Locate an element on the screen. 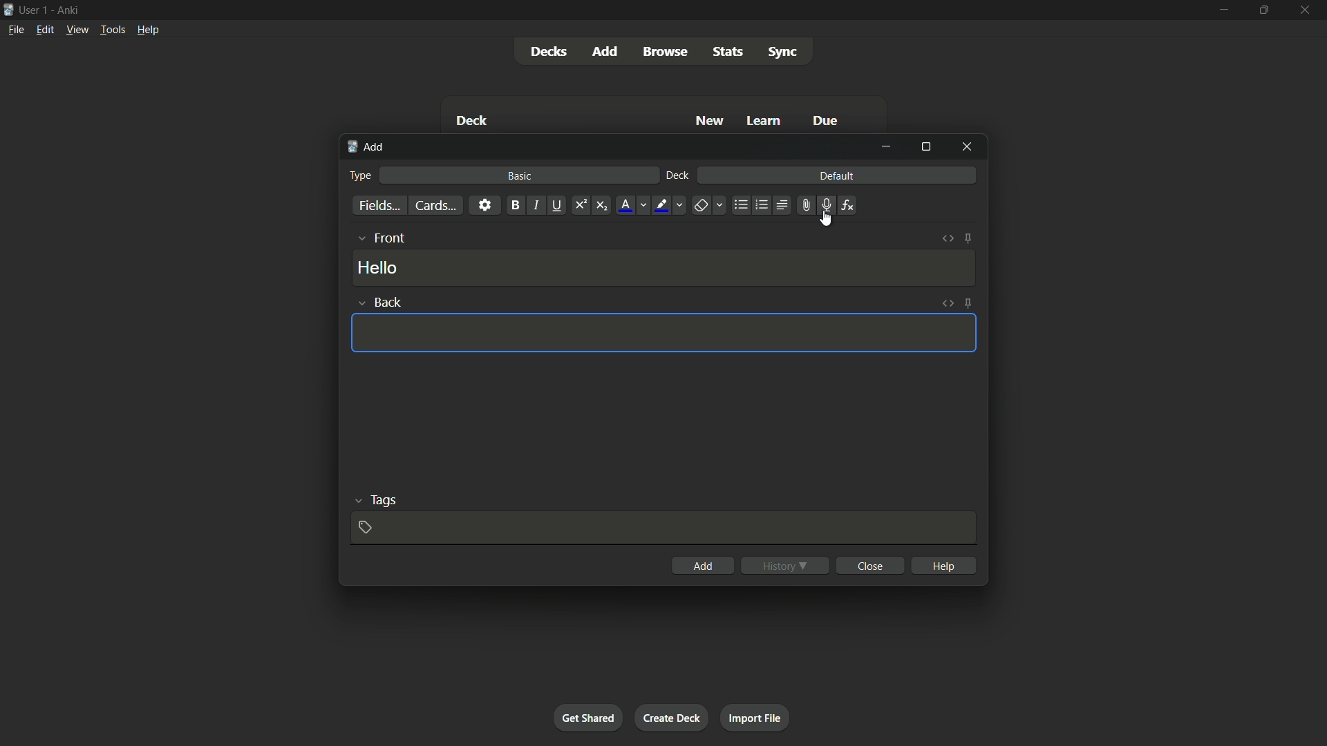 Image resolution: width=1327 pixels, height=746 pixels. settings is located at coordinates (484, 204).